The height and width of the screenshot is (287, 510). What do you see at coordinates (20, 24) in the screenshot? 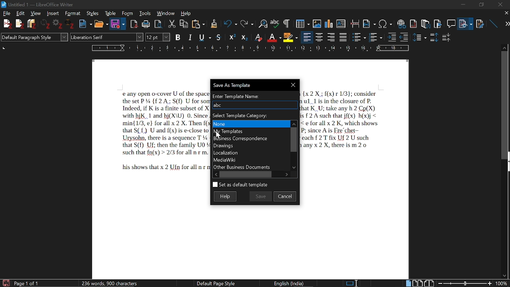
I see `` at bounding box center [20, 24].